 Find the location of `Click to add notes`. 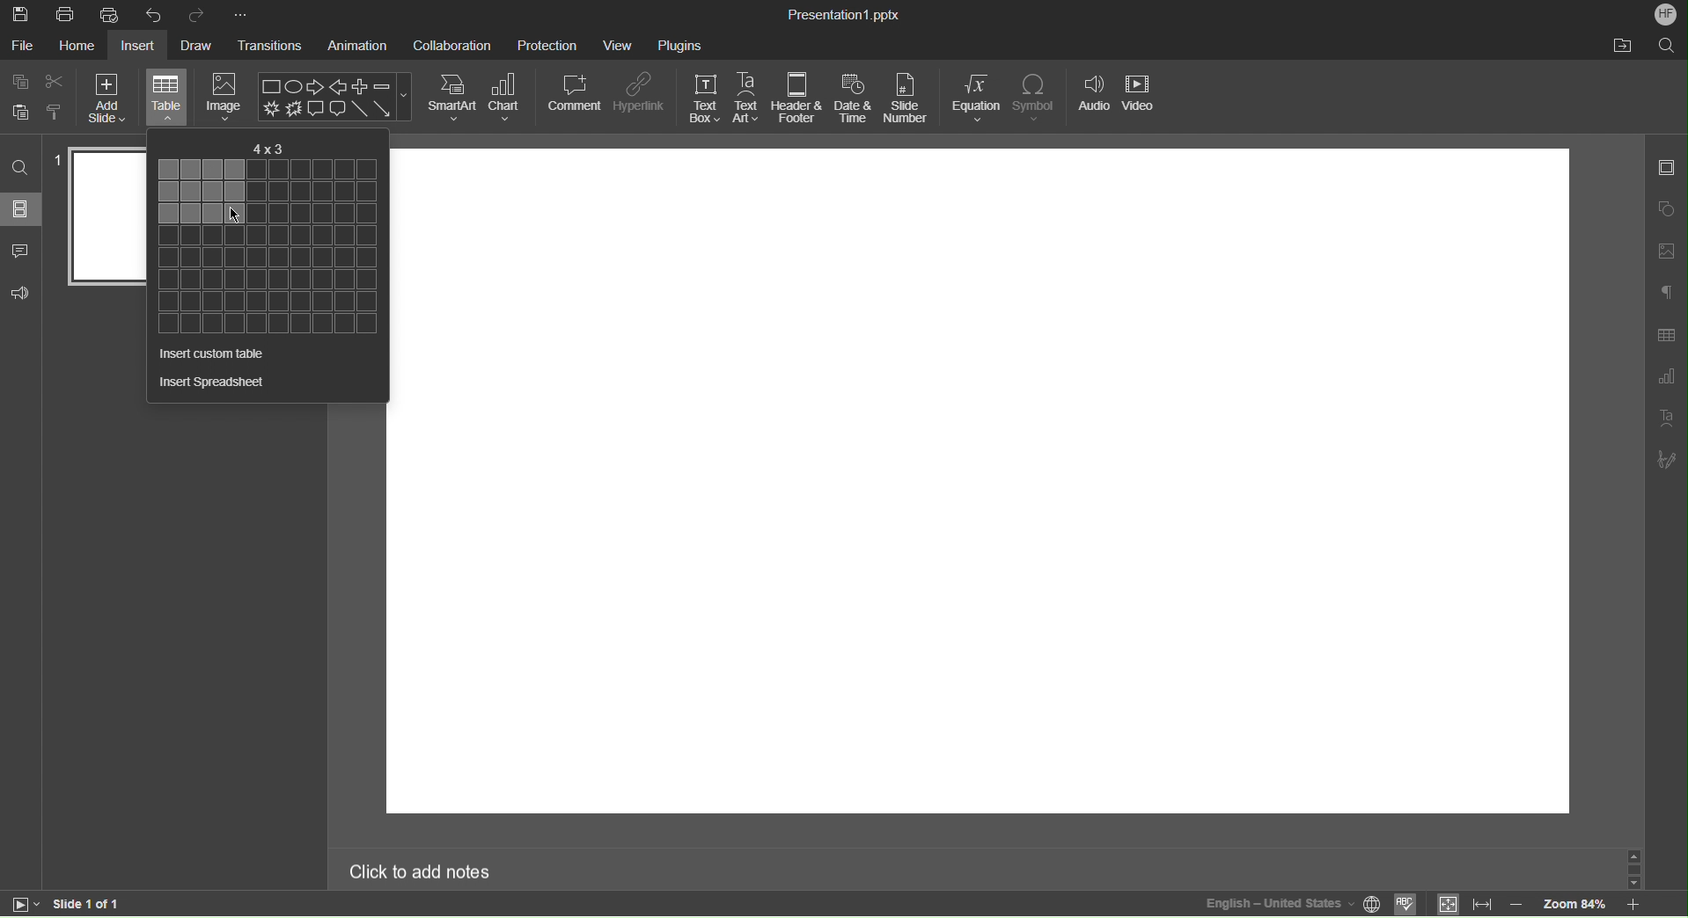

Click to add notes is located at coordinates (422, 870).